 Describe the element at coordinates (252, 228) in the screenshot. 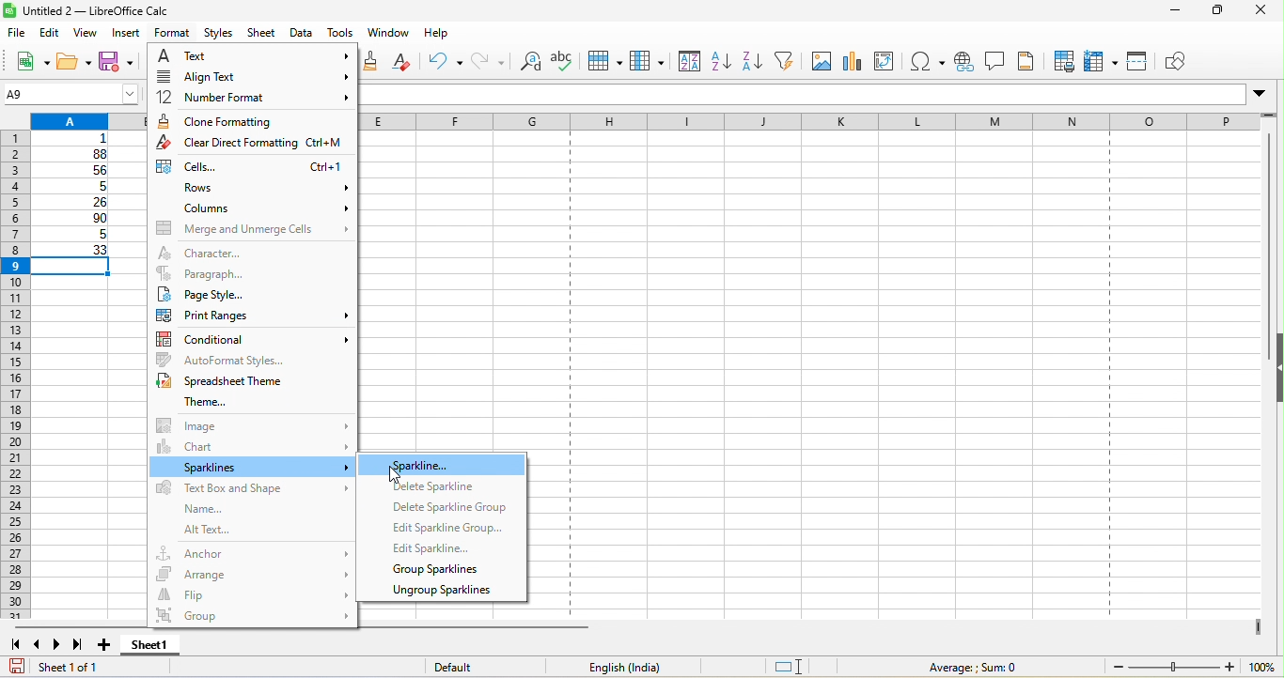

I see `merge unmerge cells` at that location.